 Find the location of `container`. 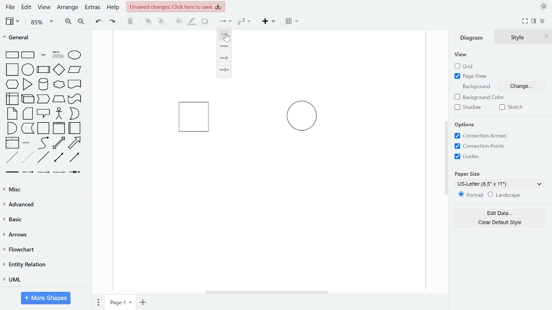

container is located at coordinates (44, 128).